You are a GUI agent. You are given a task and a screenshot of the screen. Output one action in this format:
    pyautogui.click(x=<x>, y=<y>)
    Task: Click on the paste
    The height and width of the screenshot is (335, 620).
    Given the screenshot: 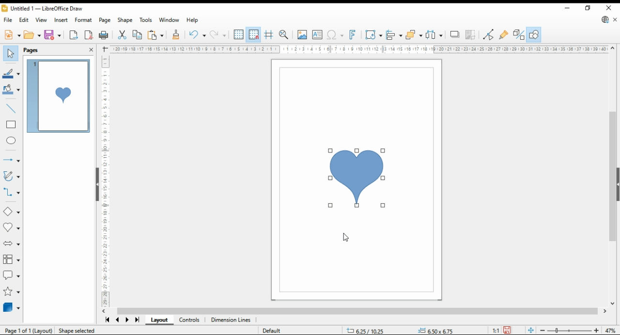 What is the action you would take?
    pyautogui.click(x=155, y=35)
    